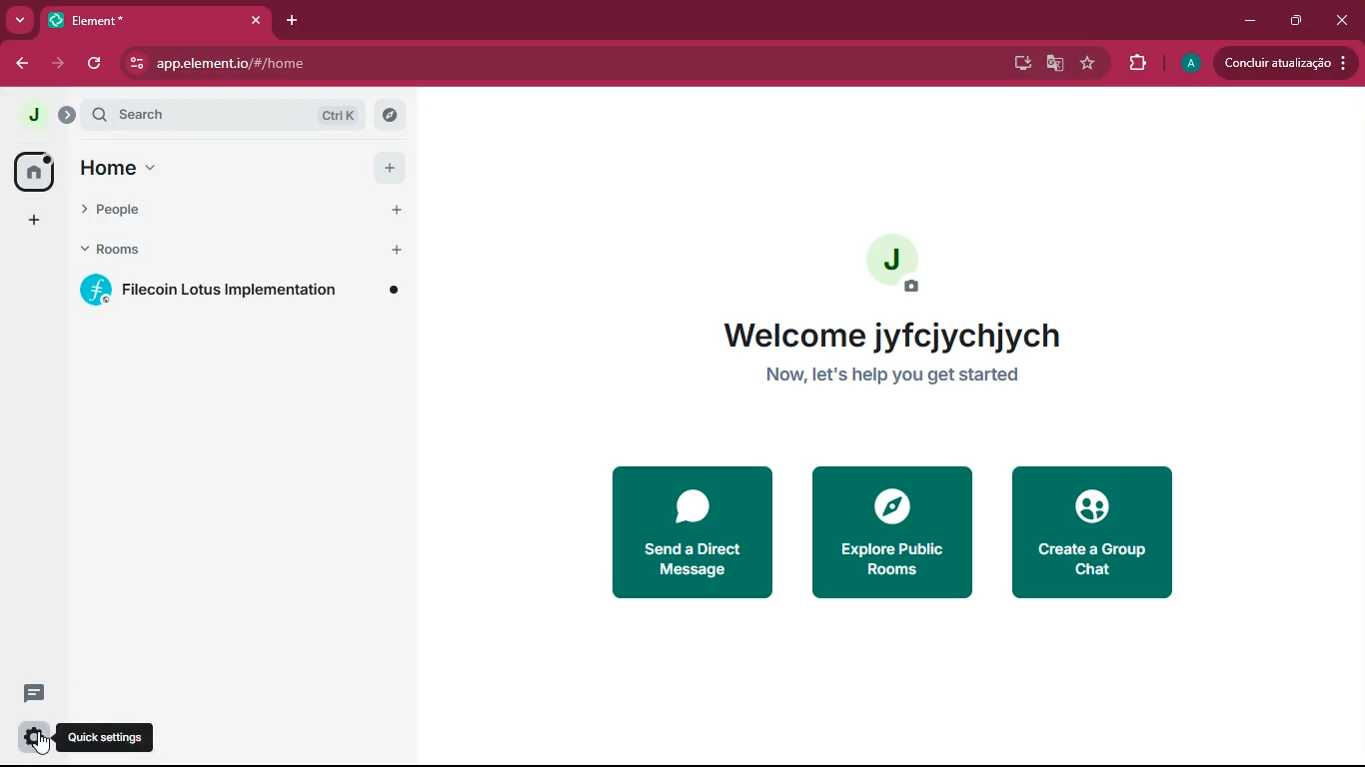 The width and height of the screenshot is (1365, 767). Describe the element at coordinates (1292, 21) in the screenshot. I see `maximize` at that location.